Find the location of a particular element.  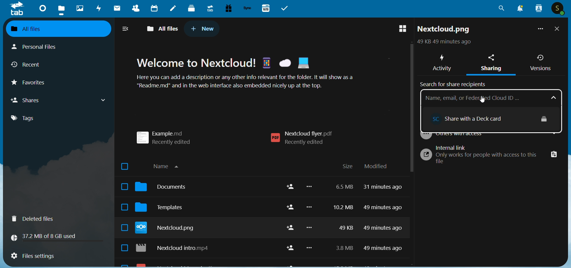

view is located at coordinates (399, 29).